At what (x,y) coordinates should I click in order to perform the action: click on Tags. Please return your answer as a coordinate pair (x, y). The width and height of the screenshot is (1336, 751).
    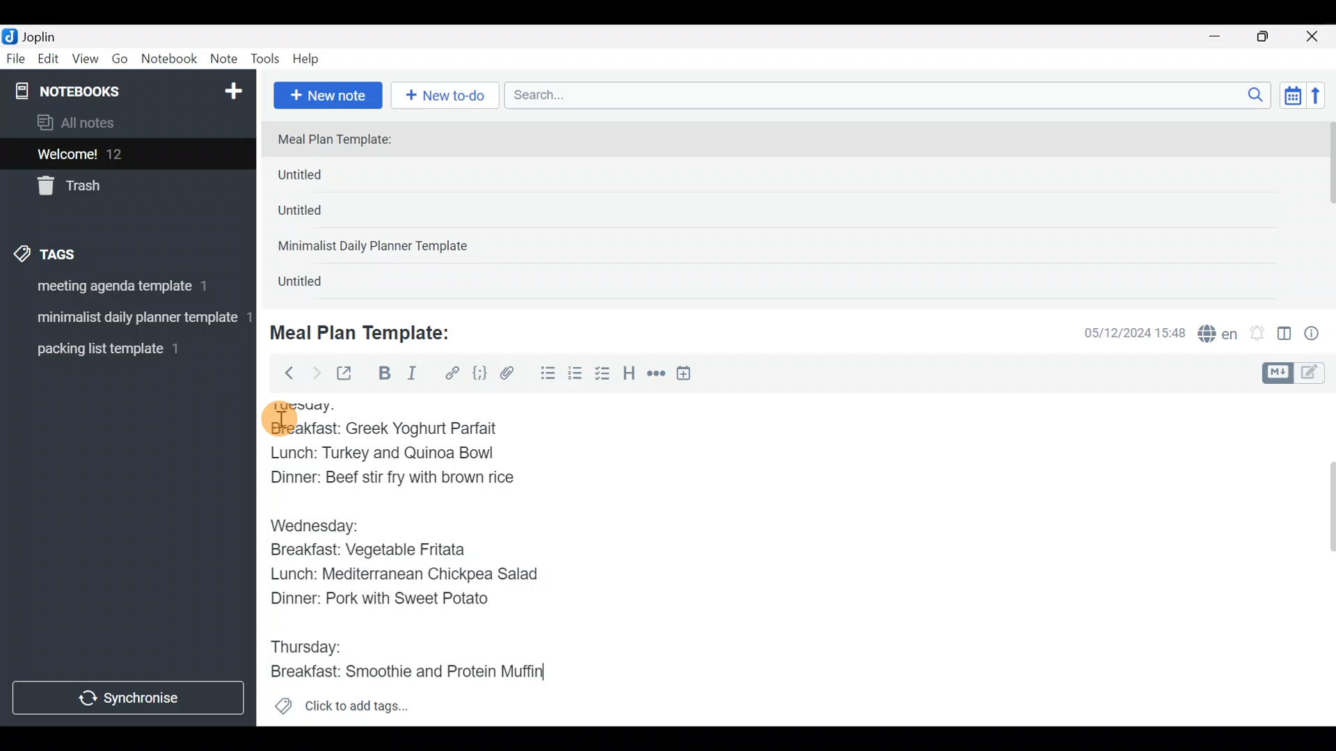
    Looking at the image, I should click on (78, 252).